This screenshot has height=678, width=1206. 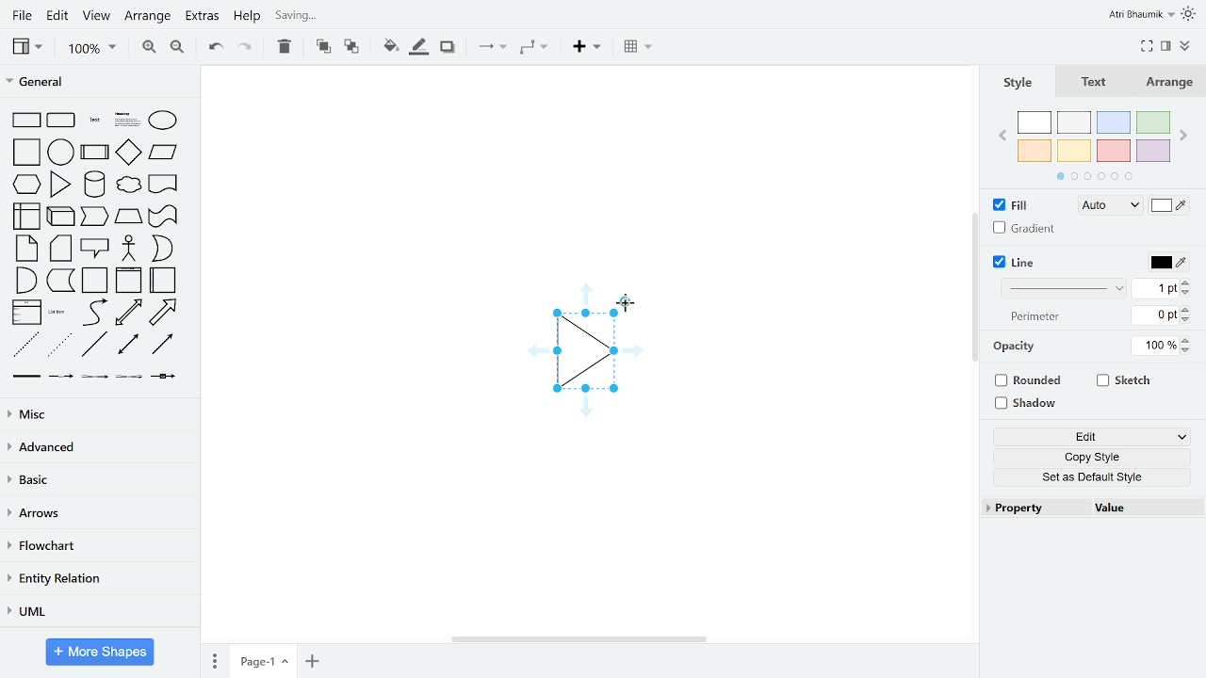 What do you see at coordinates (1019, 205) in the screenshot?
I see `fill` at bounding box center [1019, 205].